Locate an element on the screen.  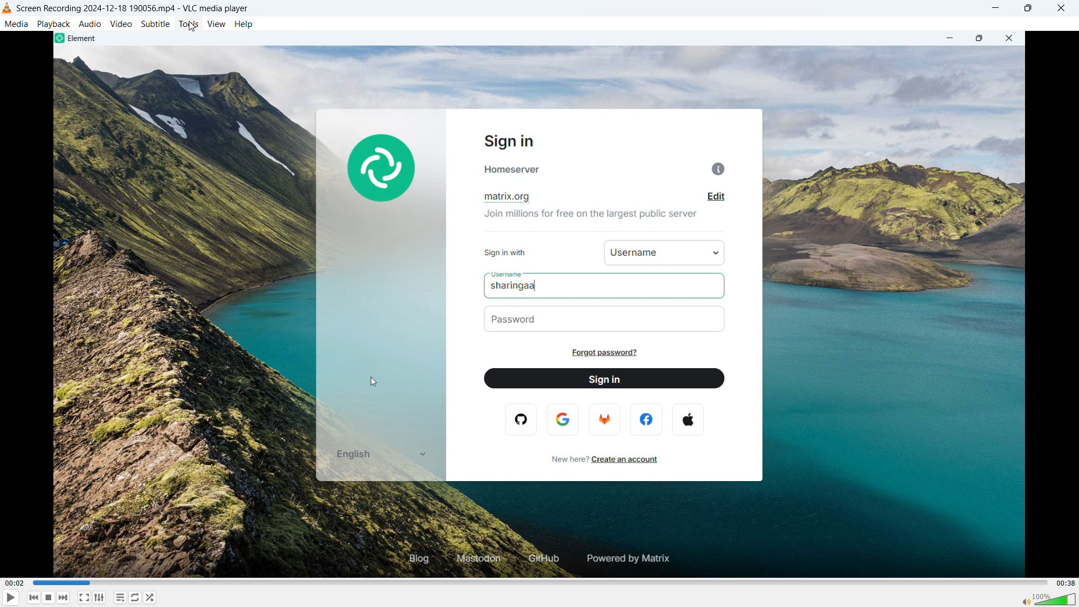
opera logo is located at coordinates (522, 419).